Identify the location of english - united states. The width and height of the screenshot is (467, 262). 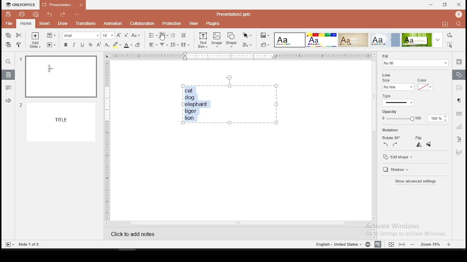
(336, 244).